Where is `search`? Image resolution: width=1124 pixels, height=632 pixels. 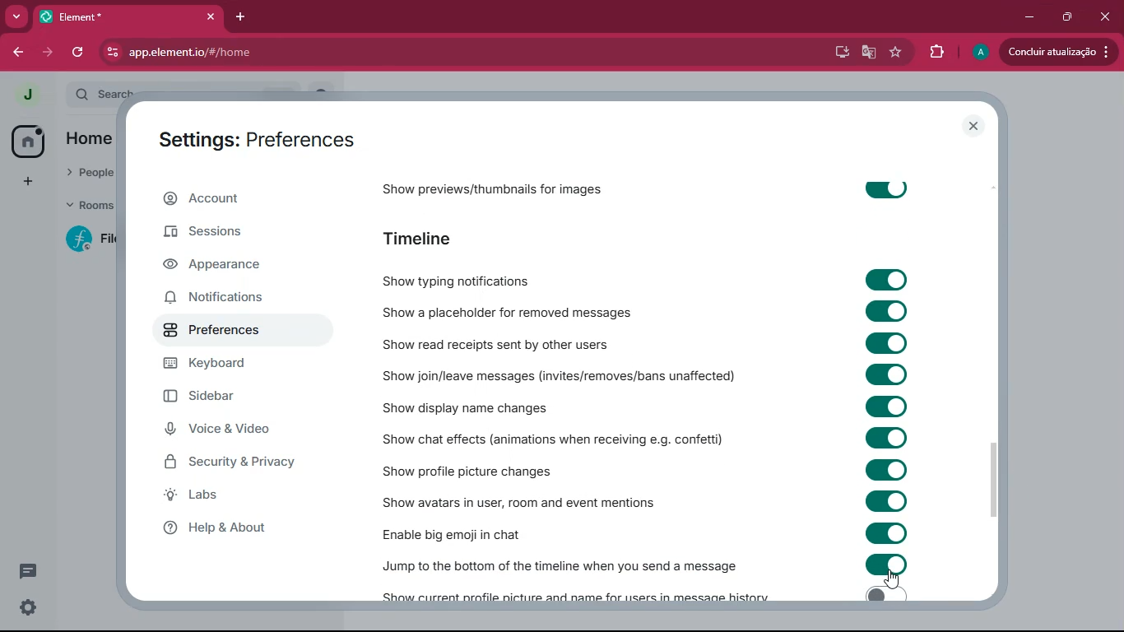 search is located at coordinates (109, 91).